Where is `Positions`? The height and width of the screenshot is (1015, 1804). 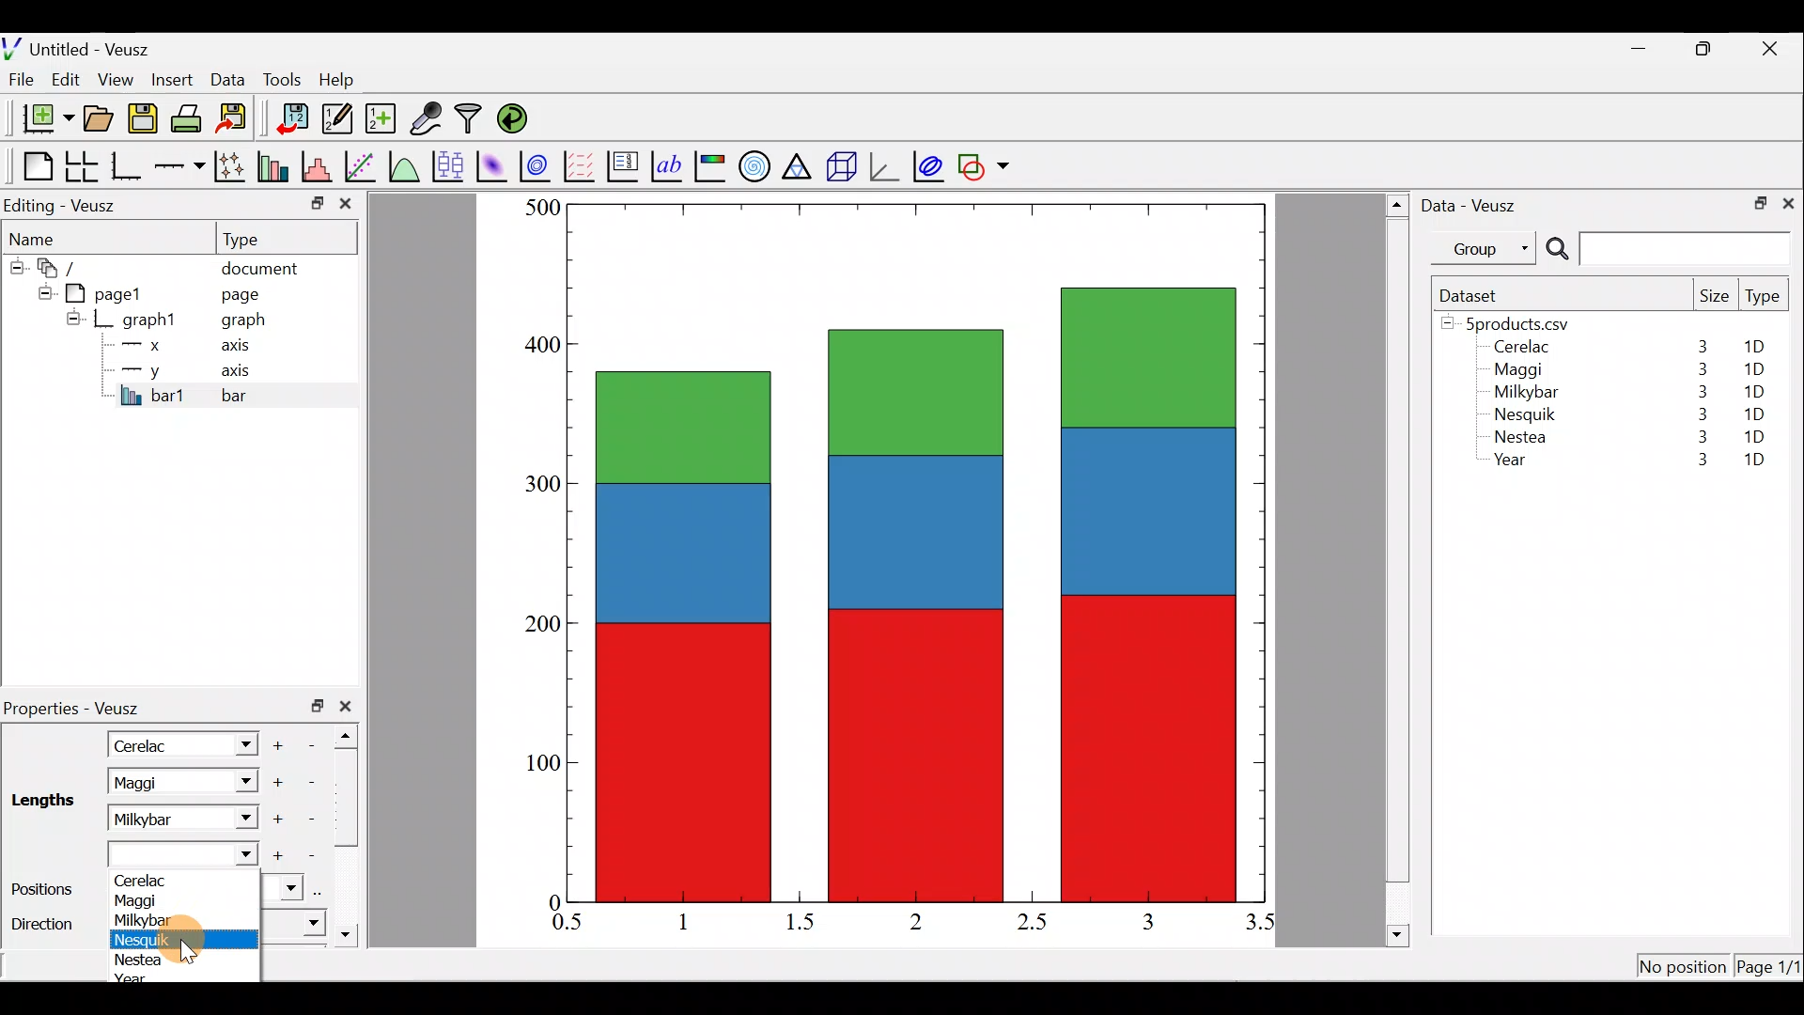
Positions is located at coordinates (46, 889).